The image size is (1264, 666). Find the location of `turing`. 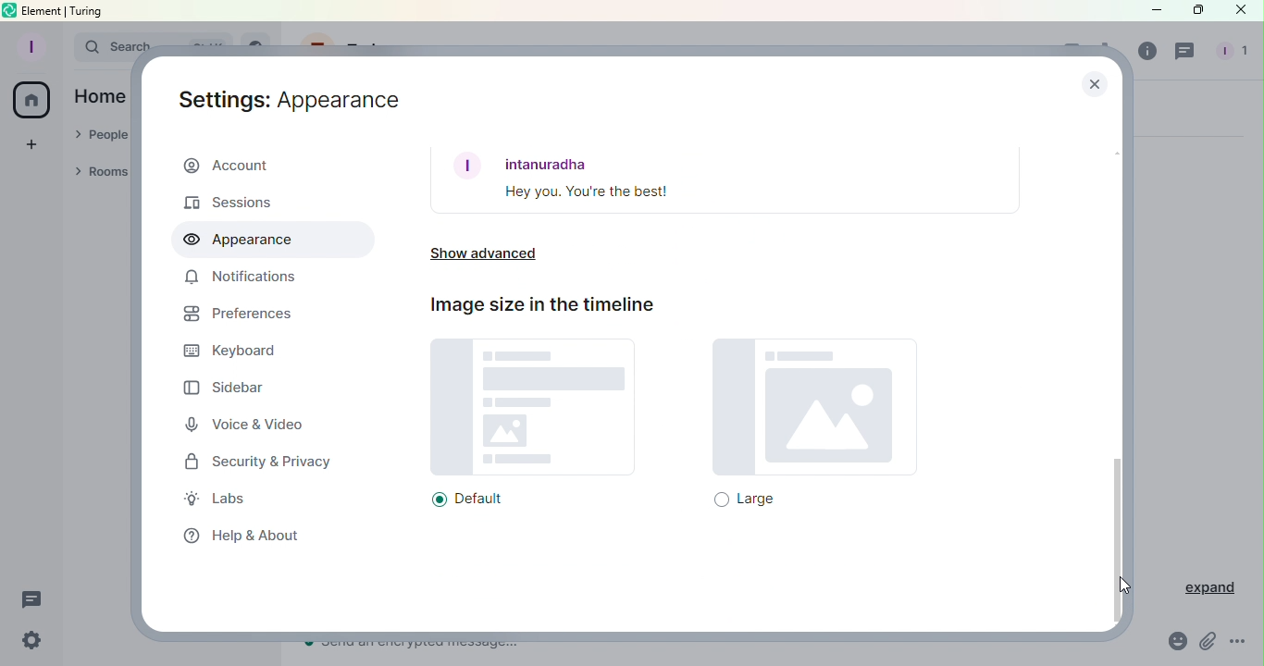

turing is located at coordinates (87, 10).